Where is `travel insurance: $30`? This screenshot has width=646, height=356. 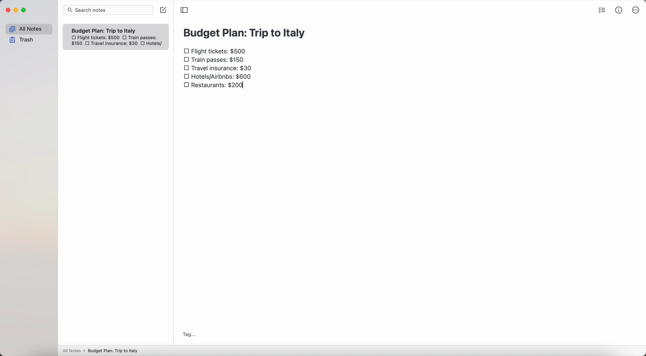 travel insurance: $30 is located at coordinates (116, 44).